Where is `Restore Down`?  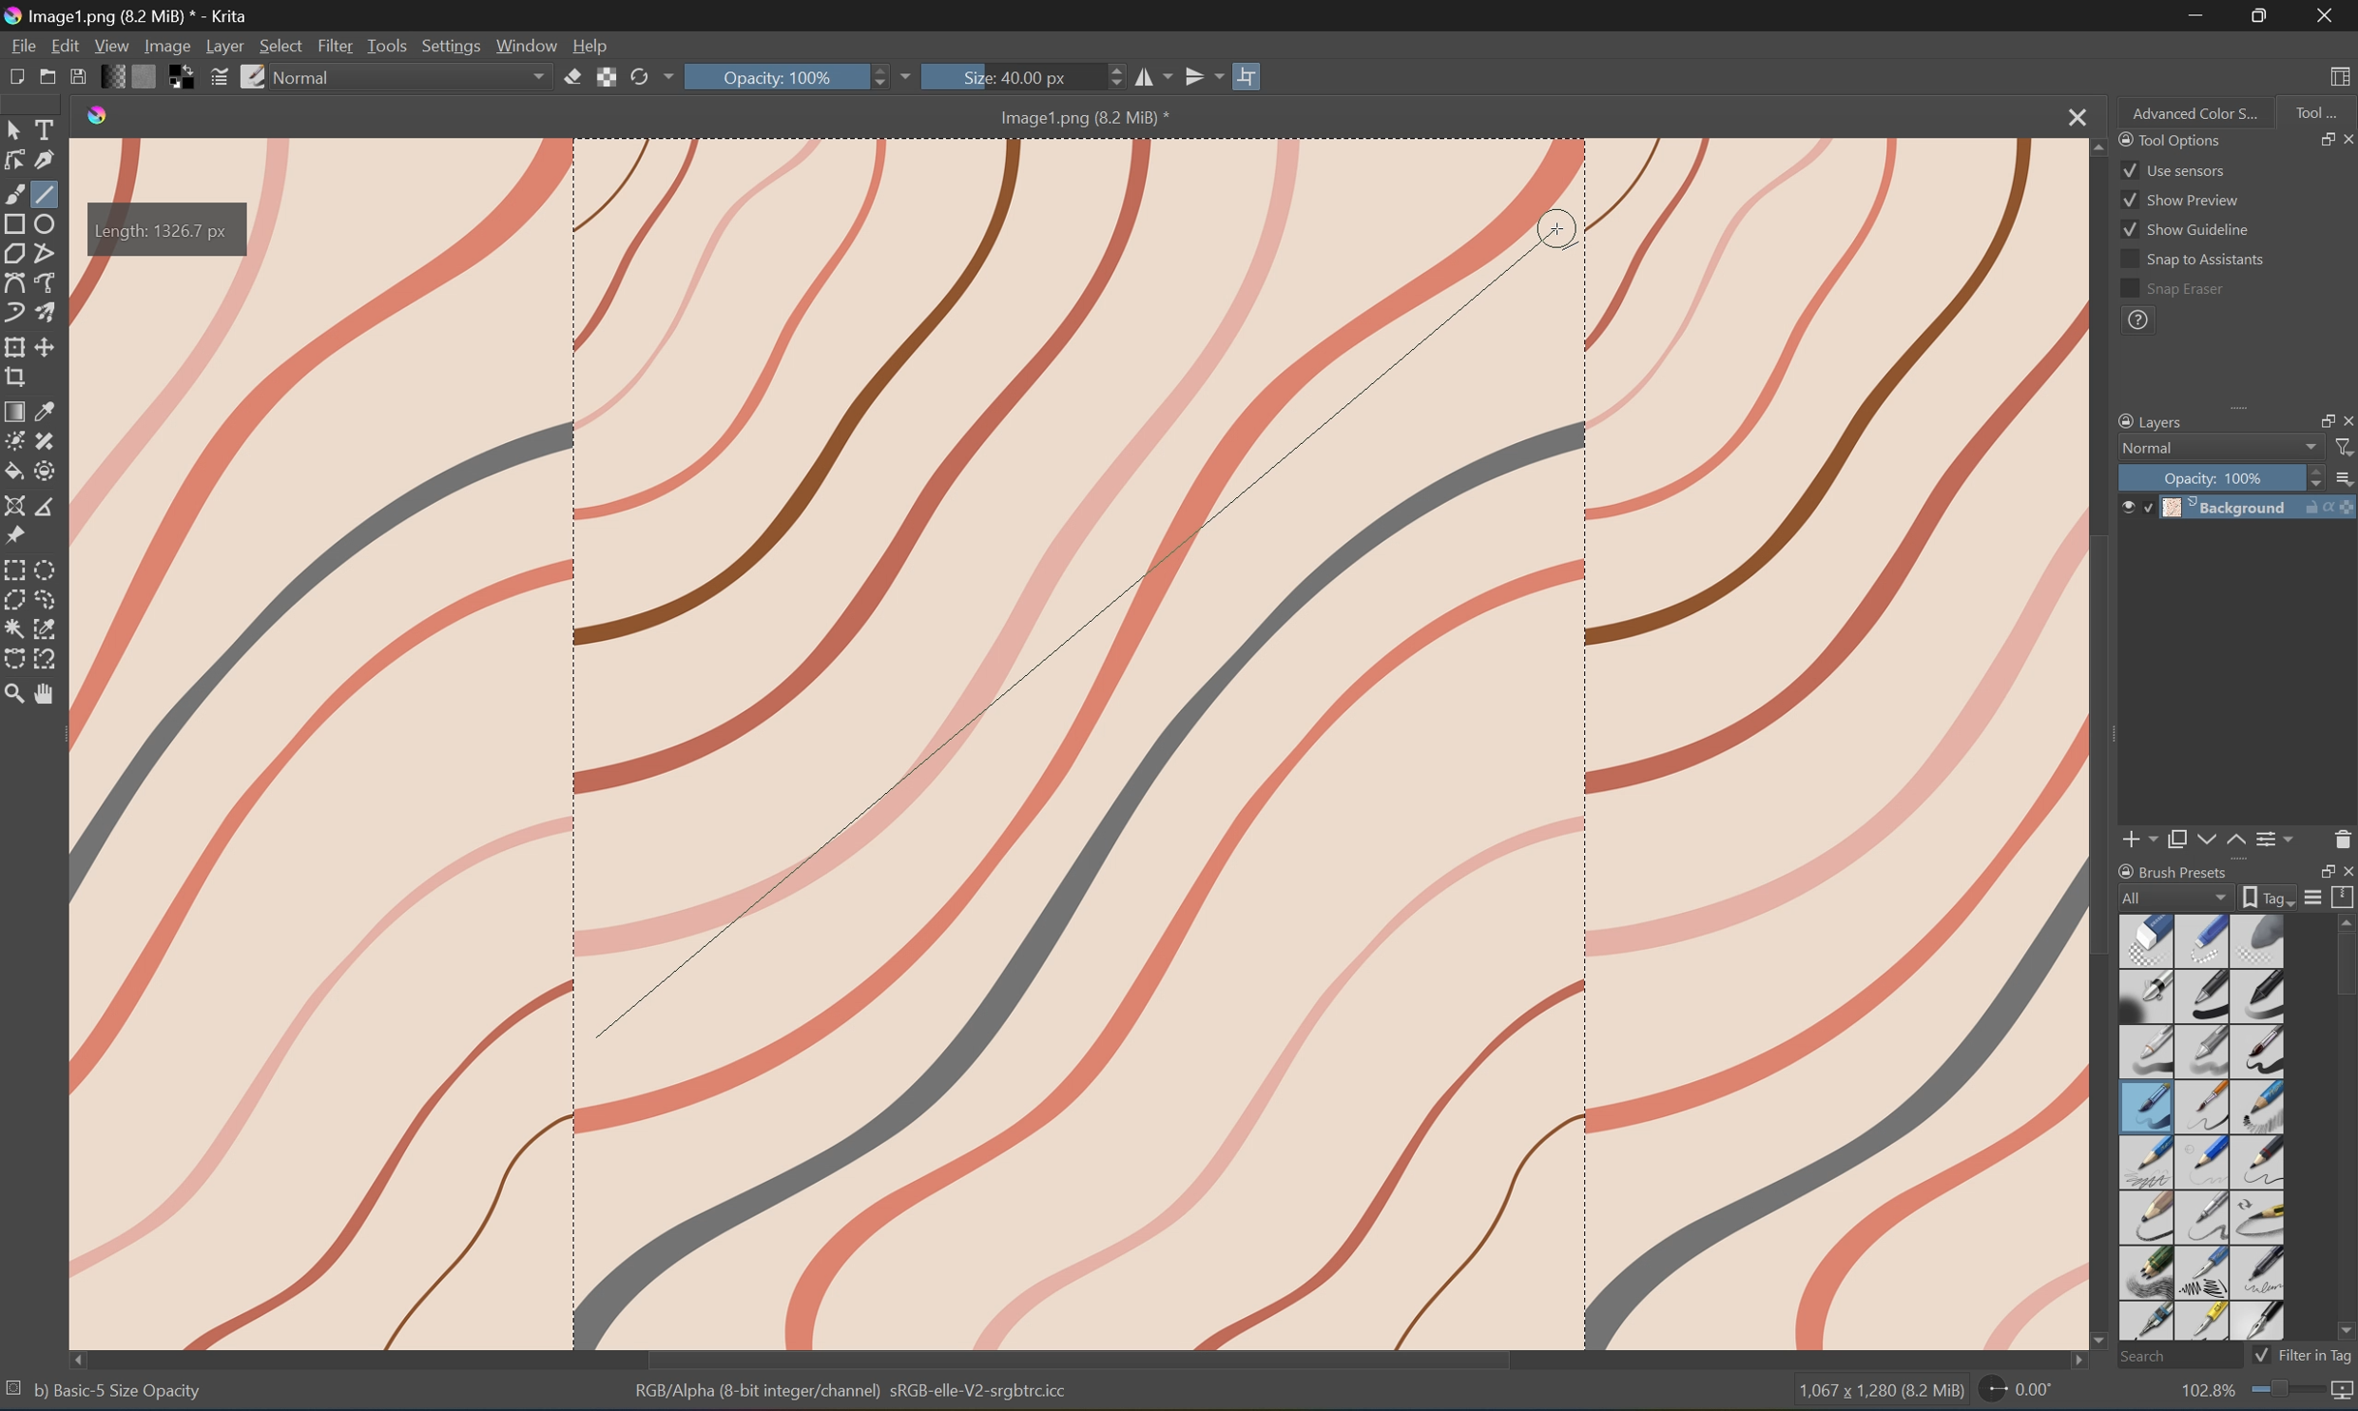
Restore Down is located at coordinates (2314, 419).